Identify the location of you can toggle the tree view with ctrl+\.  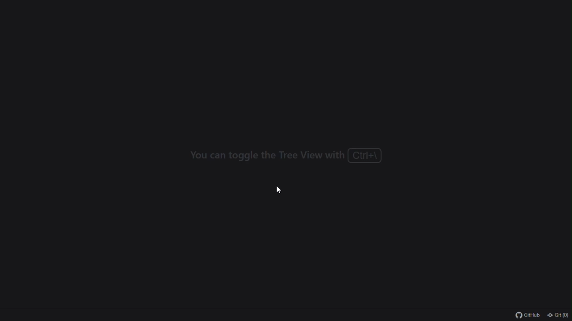
(293, 154).